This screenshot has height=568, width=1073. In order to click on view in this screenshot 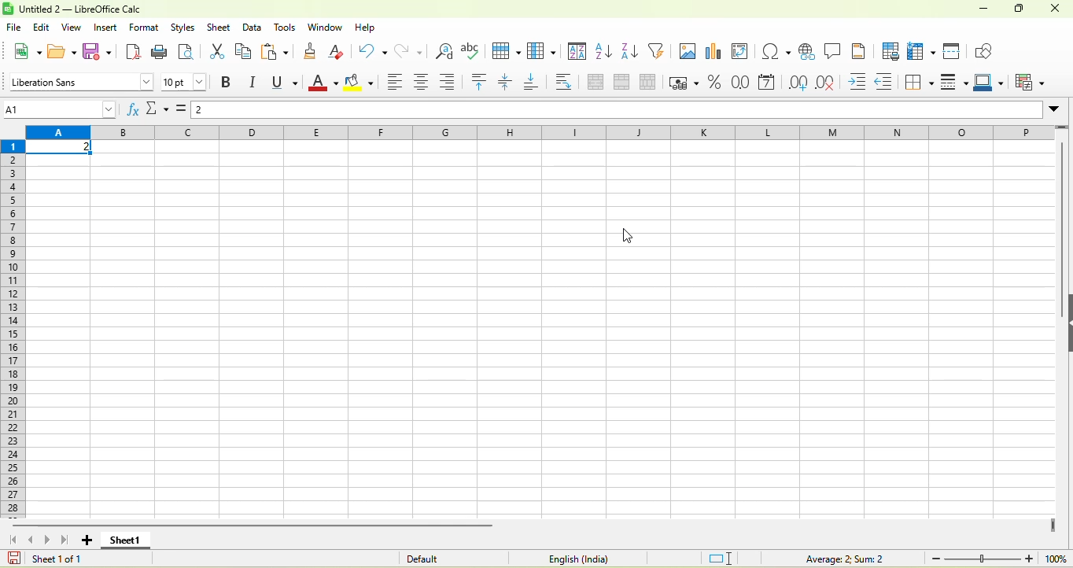, I will do `click(74, 28)`.